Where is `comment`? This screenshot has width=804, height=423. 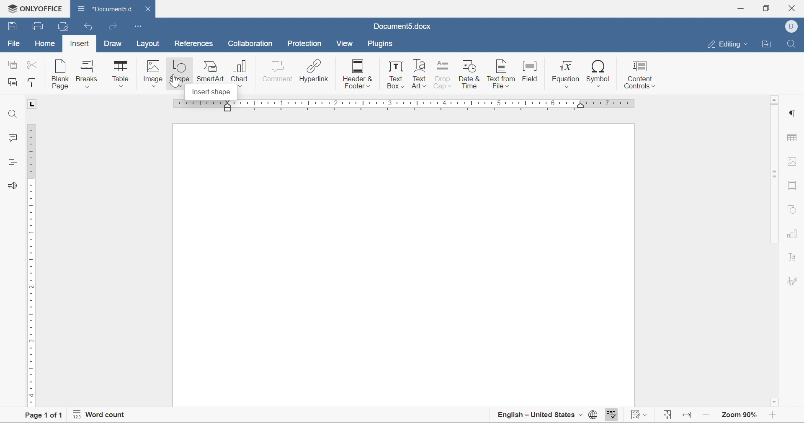 comment is located at coordinates (278, 70).